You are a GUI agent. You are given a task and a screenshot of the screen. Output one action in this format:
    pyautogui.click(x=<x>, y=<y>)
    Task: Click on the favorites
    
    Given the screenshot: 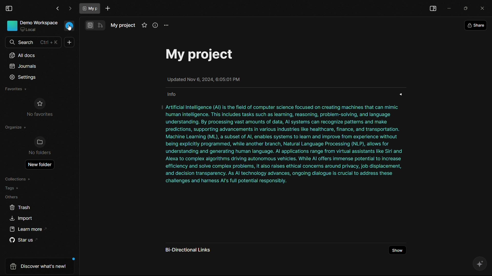 What is the action you would take?
    pyautogui.click(x=146, y=25)
    